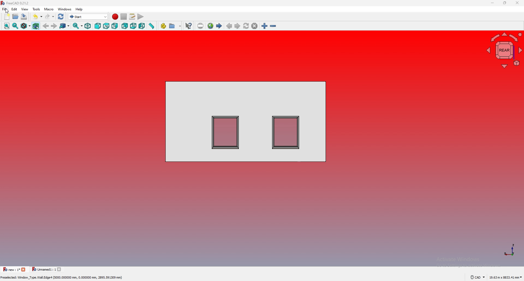  What do you see at coordinates (504, 50) in the screenshot?
I see `navigating cube` at bounding box center [504, 50].